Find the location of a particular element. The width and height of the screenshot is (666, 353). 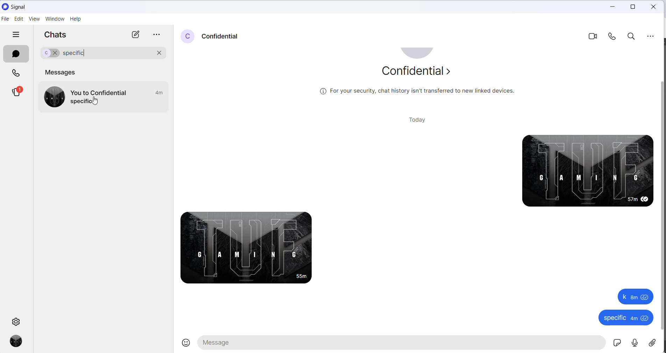

close is located at coordinates (614, 7).